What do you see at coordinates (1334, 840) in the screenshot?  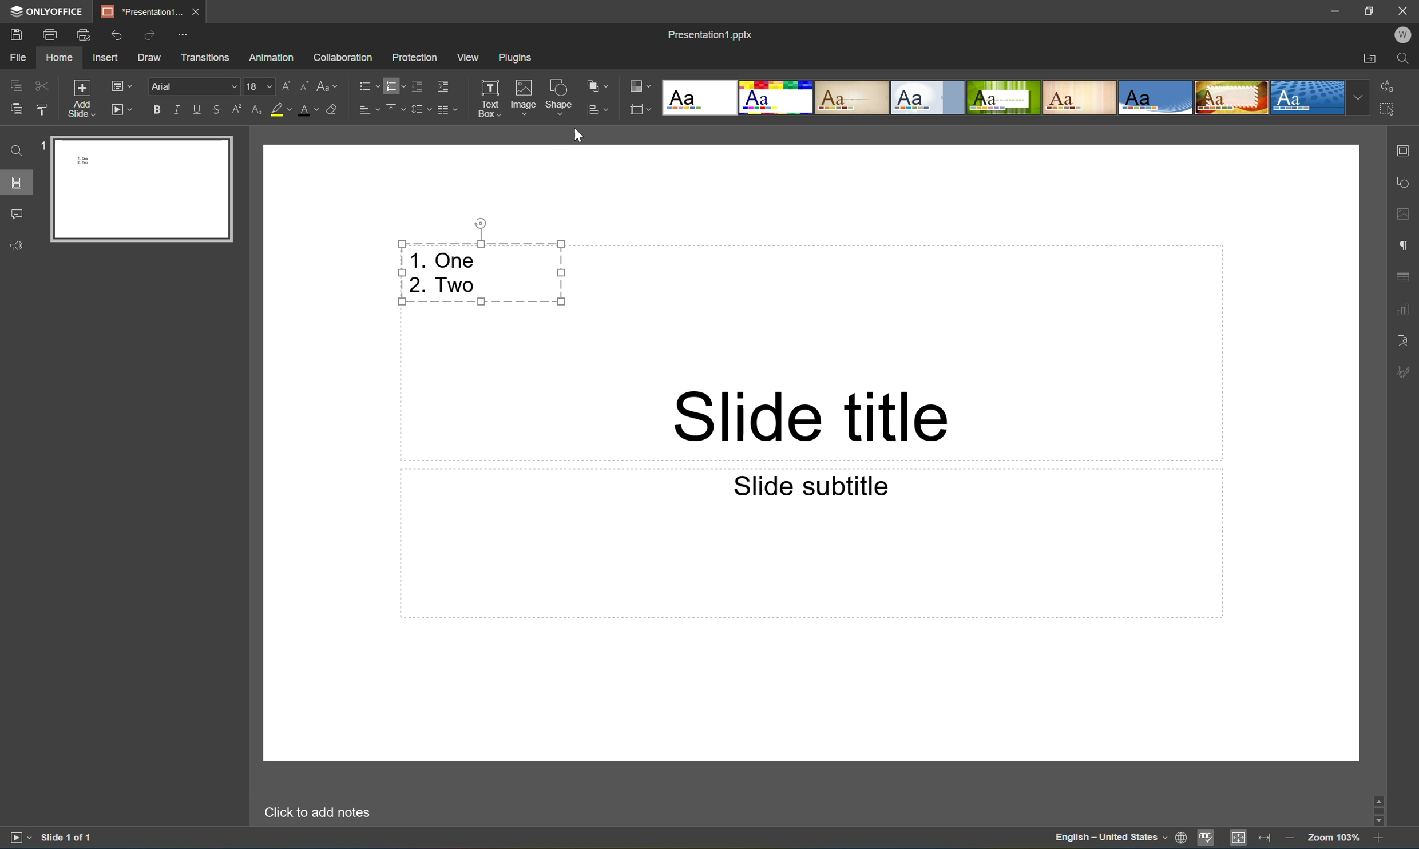 I see `Zoom 103%` at bounding box center [1334, 840].